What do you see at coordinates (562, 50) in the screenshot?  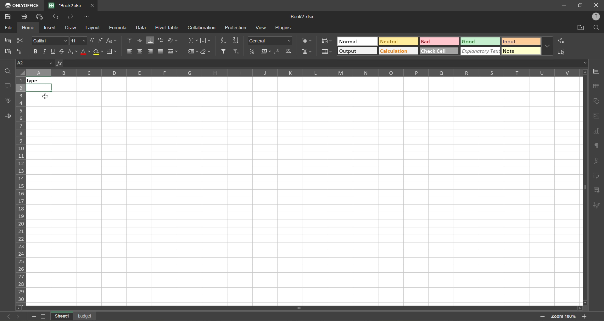 I see `select all` at bounding box center [562, 50].